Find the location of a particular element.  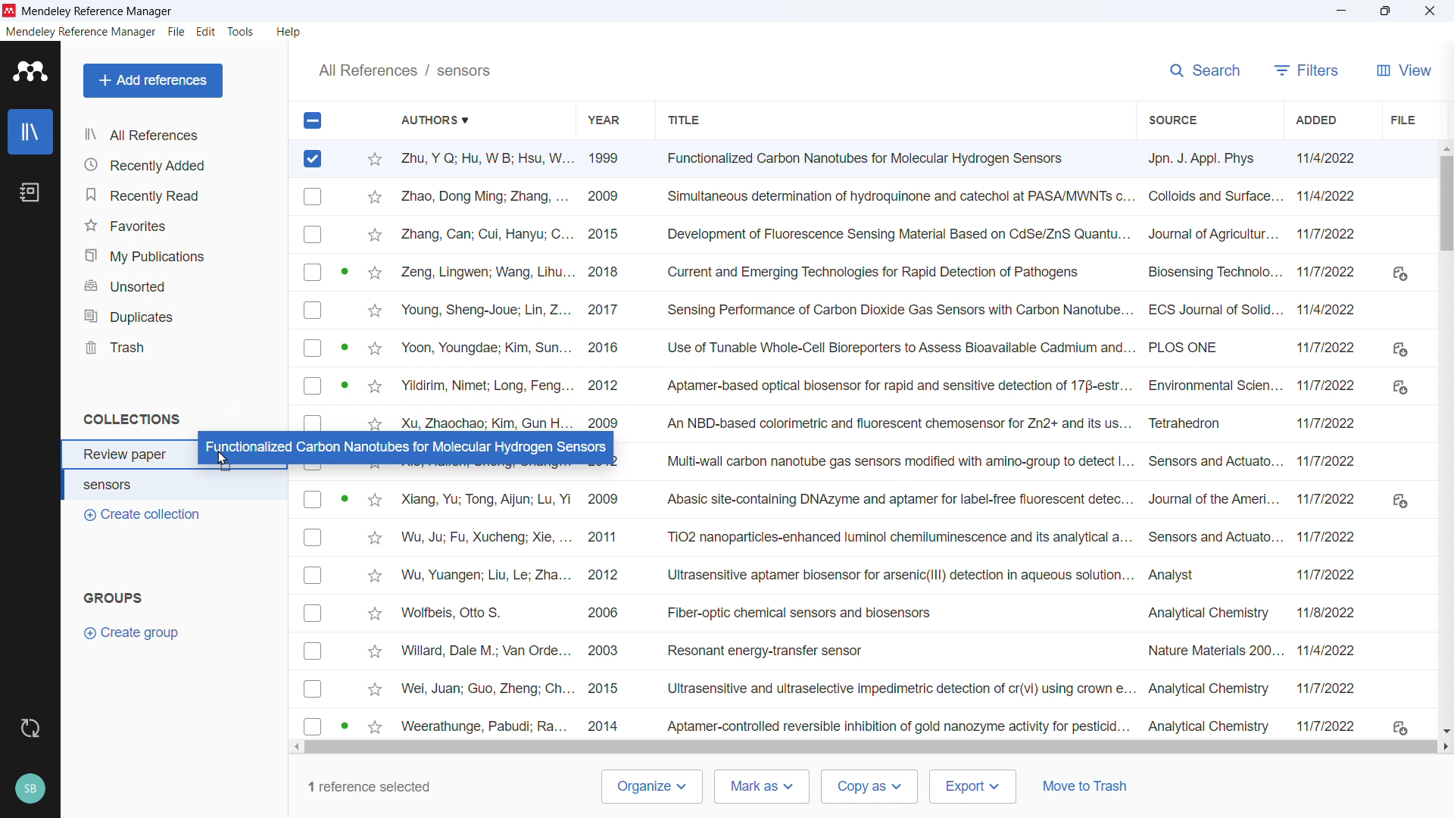

 help  is located at coordinates (289, 32).